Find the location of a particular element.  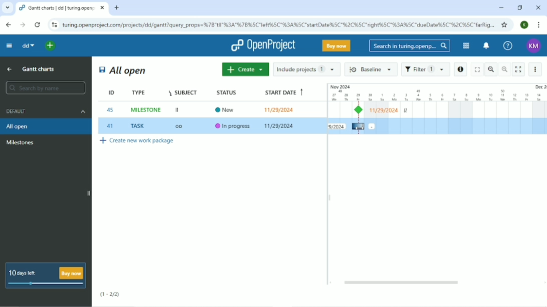

Account is located at coordinates (534, 46).